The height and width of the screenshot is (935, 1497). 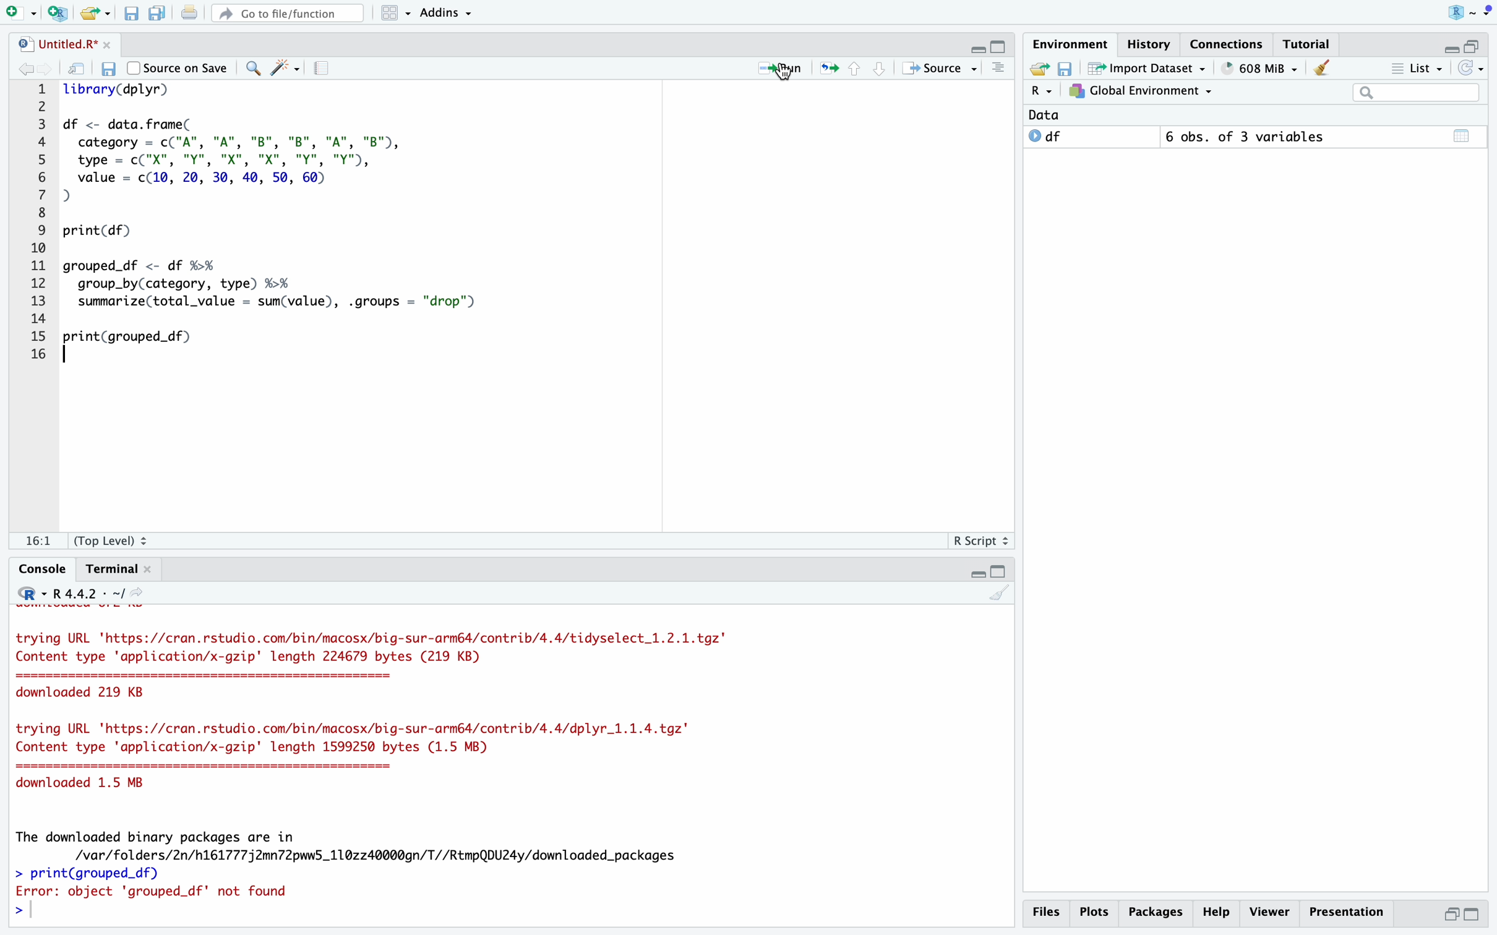 I want to click on Hide, so click(x=976, y=572).